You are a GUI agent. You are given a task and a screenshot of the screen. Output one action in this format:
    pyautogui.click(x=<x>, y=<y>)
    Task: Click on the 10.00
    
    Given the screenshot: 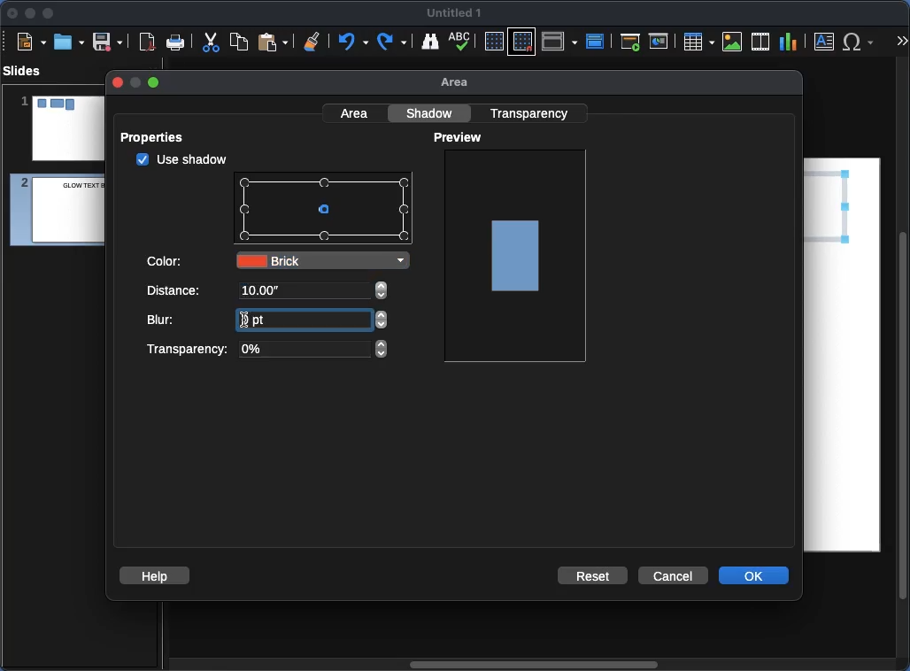 What is the action you would take?
    pyautogui.click(x=261, y=291)
    